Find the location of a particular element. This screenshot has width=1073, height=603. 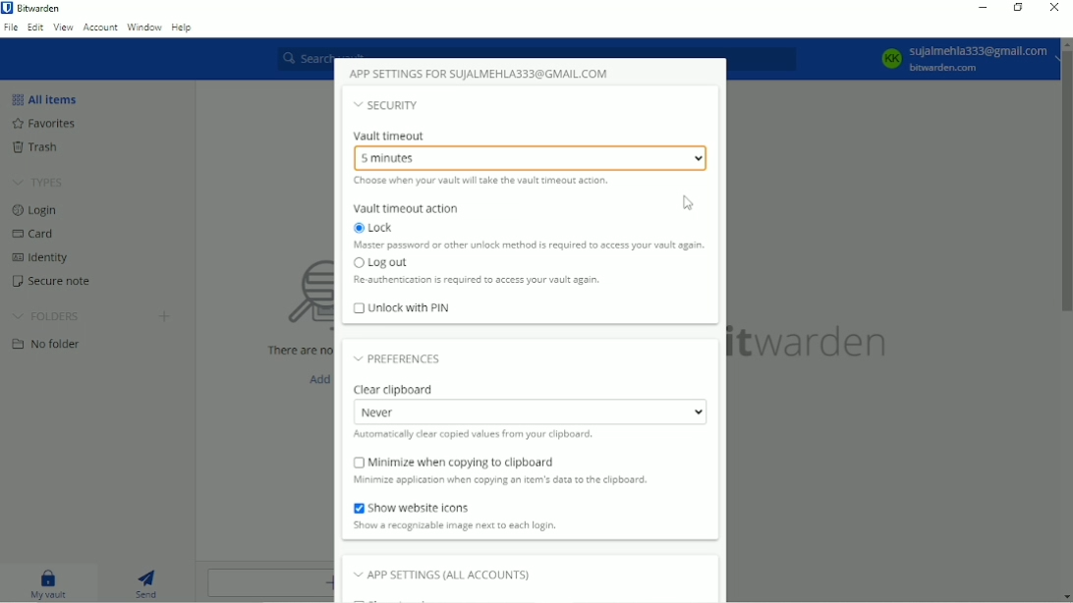

Minimize when copying to clipboard is located at coordinates (454, 462).